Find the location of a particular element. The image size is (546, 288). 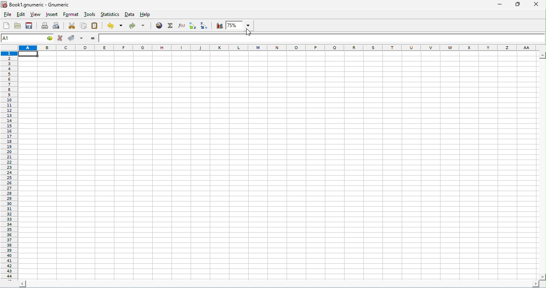

selected cell is located at coordinates (29, 54).